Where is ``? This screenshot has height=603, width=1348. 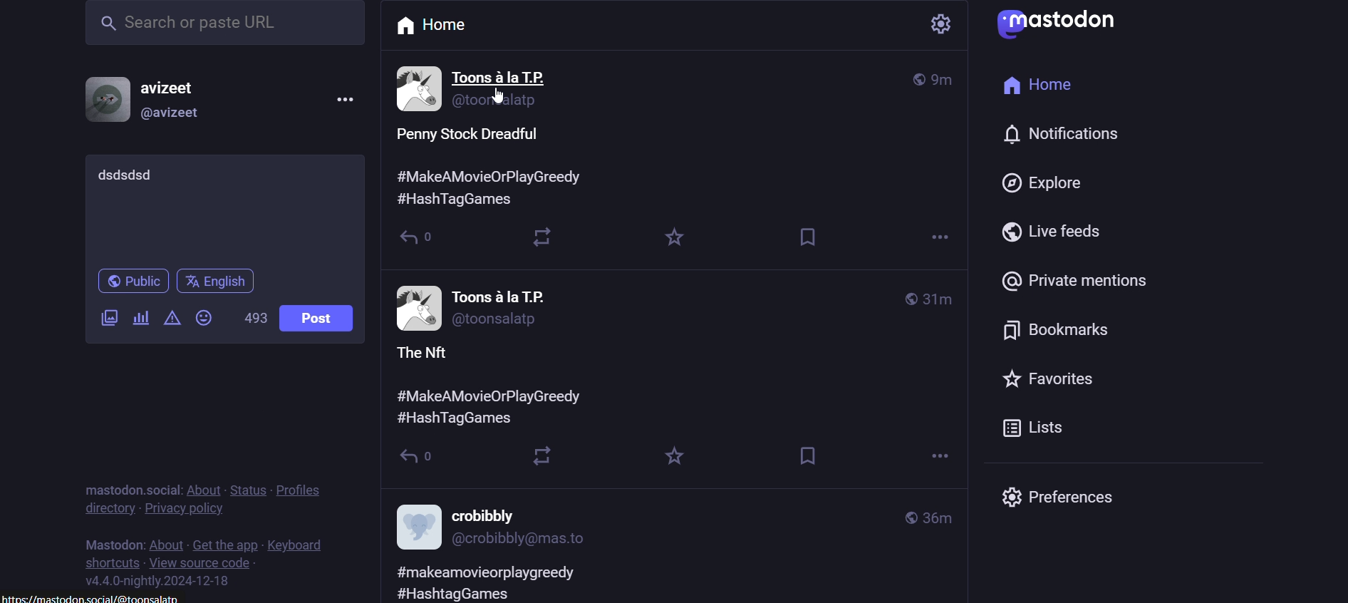  is located at coordinates (489, 398).